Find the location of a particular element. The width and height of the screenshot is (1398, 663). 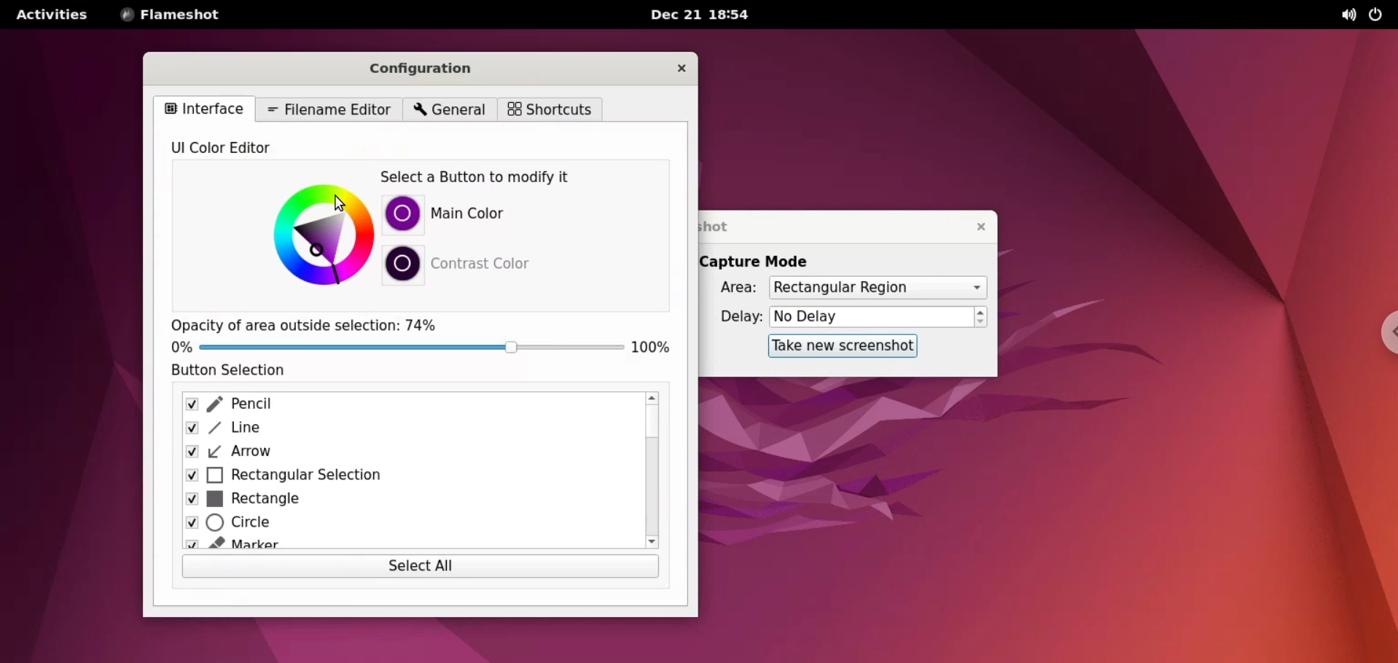

100% is located at coordinates (654, 348).